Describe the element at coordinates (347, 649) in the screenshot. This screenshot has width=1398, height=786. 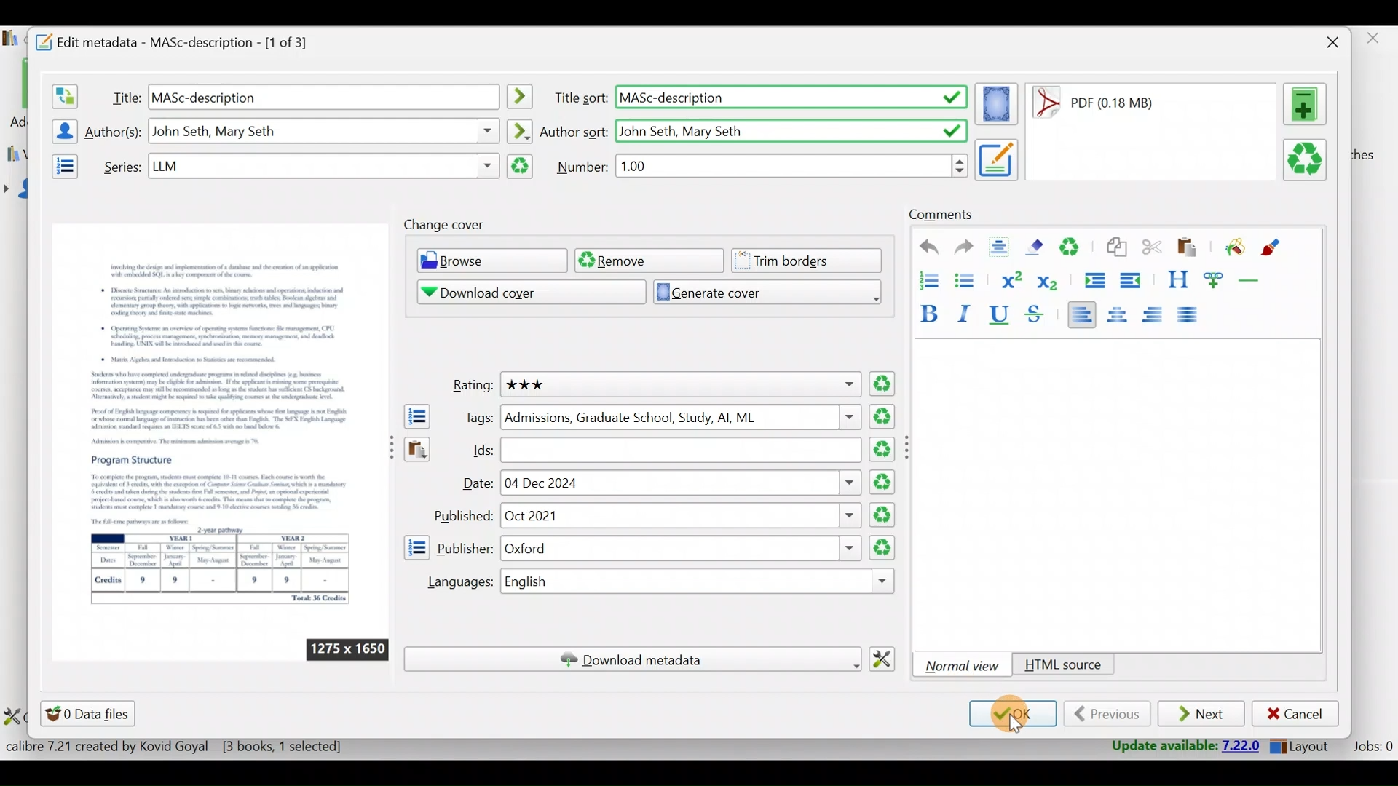
I see `` at that location.